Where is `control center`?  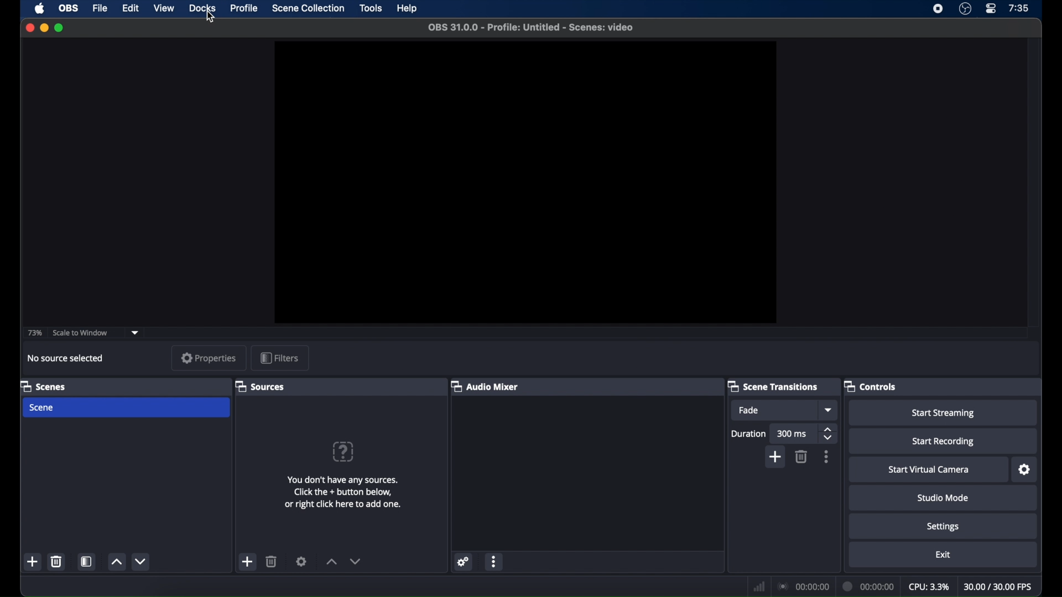
control center is located at coordinates (990, 9).